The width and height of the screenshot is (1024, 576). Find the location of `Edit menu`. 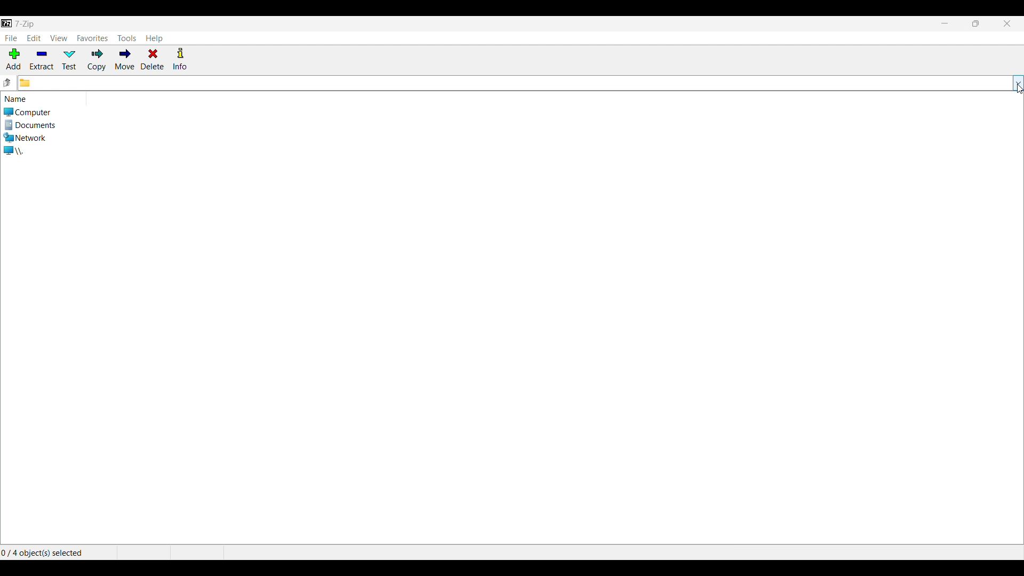

Edit menu is located at coordinates (34, 38).